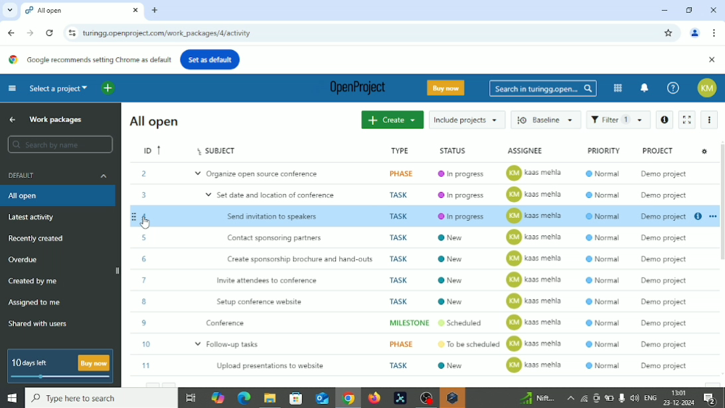 The image size is (725, 408). What do you see at coordinates (62, 378) in the screenshot?
I see `slide bar indicating how many days left for free version` at bounding box center [62, 378].